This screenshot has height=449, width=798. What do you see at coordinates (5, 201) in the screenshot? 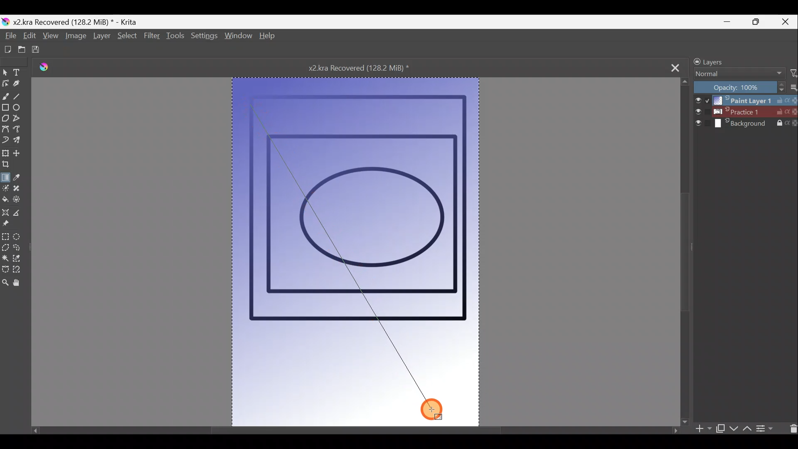
I see `Fill a contiguous area of colour with colour/fill a selection` at bounding box center [5, 201].